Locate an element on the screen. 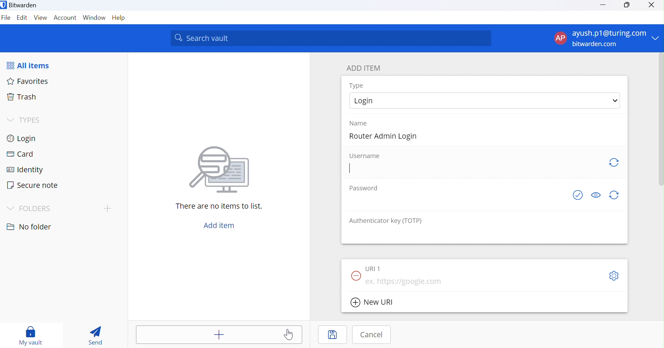 The image size is (664, 348). add password is located at coordinates (456, 201).